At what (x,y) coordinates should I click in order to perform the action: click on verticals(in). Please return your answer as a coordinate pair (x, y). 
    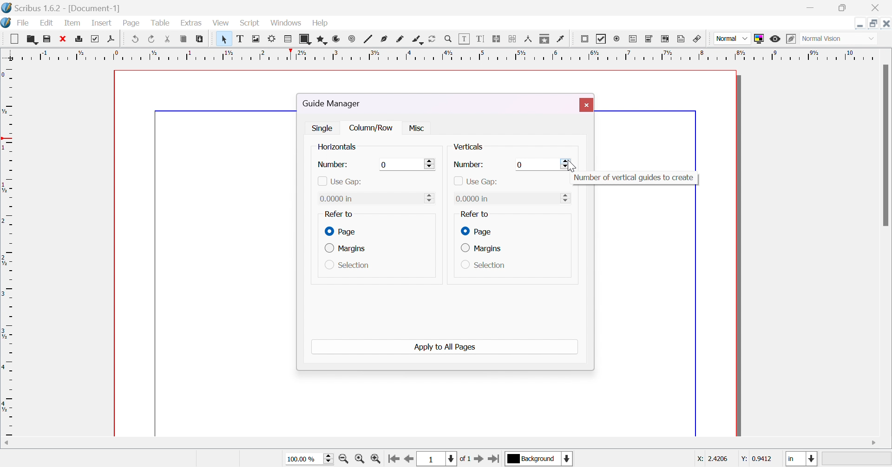
    Looking at the image, I should click on (476, 147).